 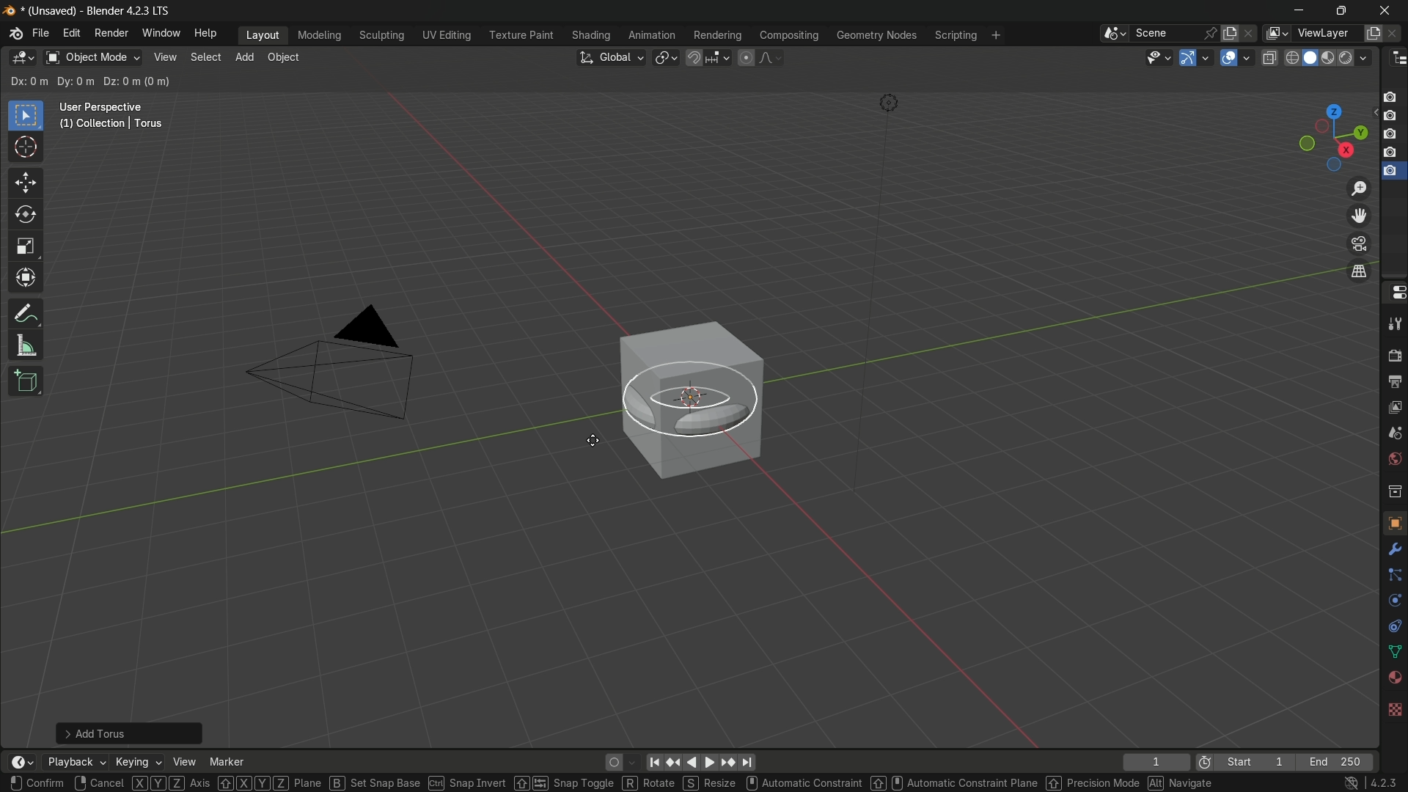 What do you see at coordinates (718, 36) in the screenshot?
I see `rendering` at bounding box center [718, 36].